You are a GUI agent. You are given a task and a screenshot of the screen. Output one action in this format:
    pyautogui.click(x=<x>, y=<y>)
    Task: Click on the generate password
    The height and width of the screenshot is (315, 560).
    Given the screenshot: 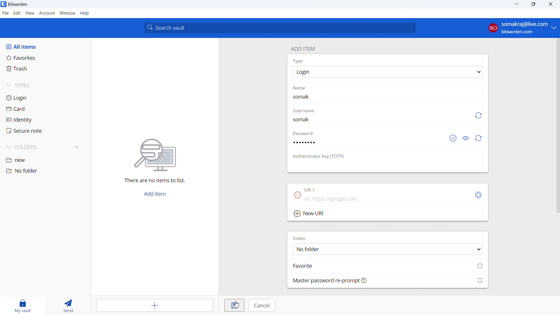 What is the action you would take?
    pyautogui.click(x=479, y=138)
    